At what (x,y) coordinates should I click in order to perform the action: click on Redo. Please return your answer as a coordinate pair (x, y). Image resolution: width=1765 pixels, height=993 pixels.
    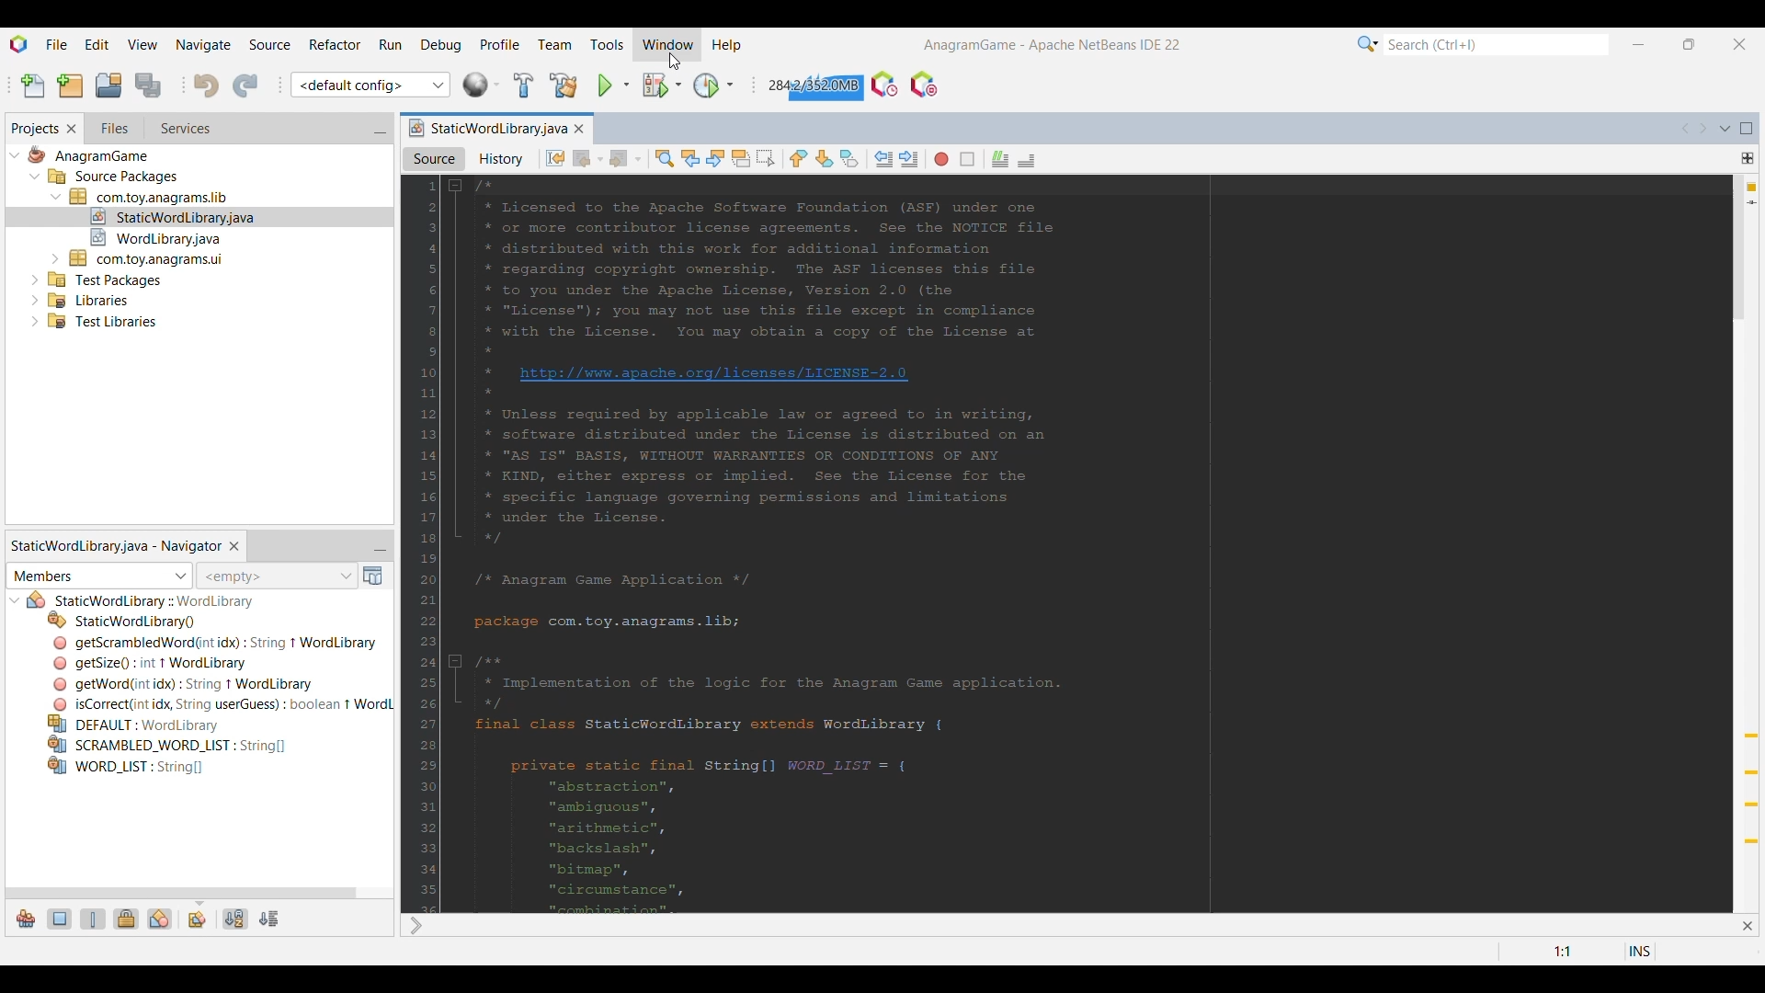
    Looking at the image, I should click on (245, 86).